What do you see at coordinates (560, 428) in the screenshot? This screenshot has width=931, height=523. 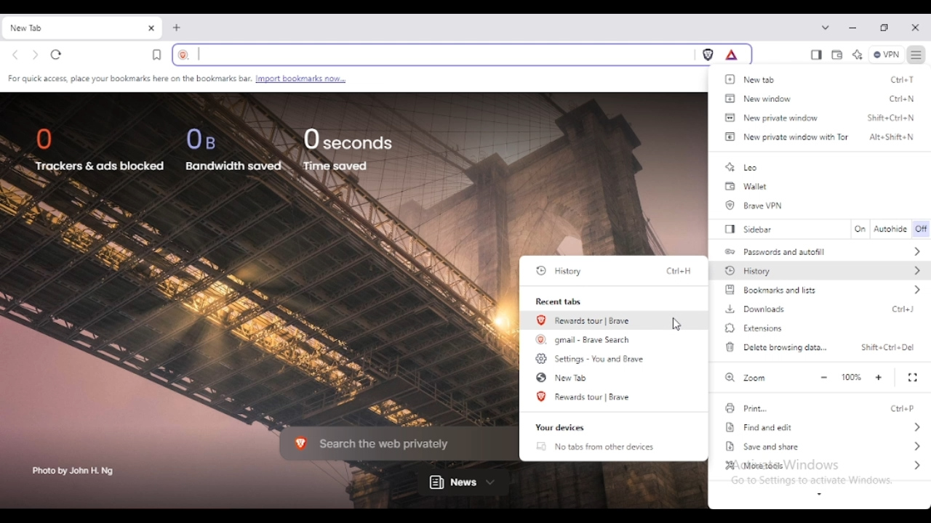 I see `your devices` at bounding box center [560, 428].